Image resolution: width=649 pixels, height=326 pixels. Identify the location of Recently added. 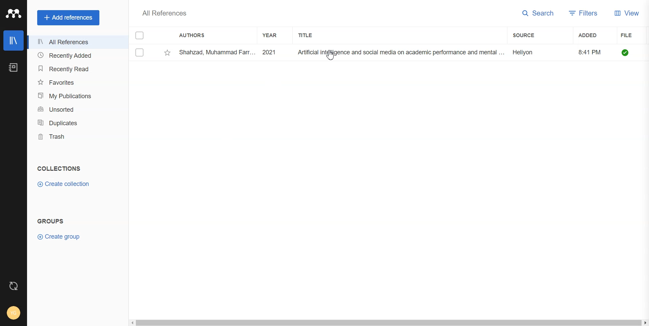
(76, 56).